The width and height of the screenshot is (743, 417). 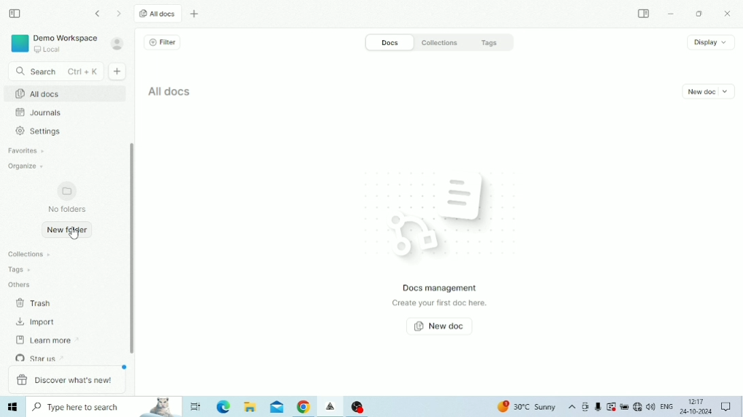 What do you see at coordinates (637, 407) in the screenshot?
I see `Internet` at bounding box center [637, 407].